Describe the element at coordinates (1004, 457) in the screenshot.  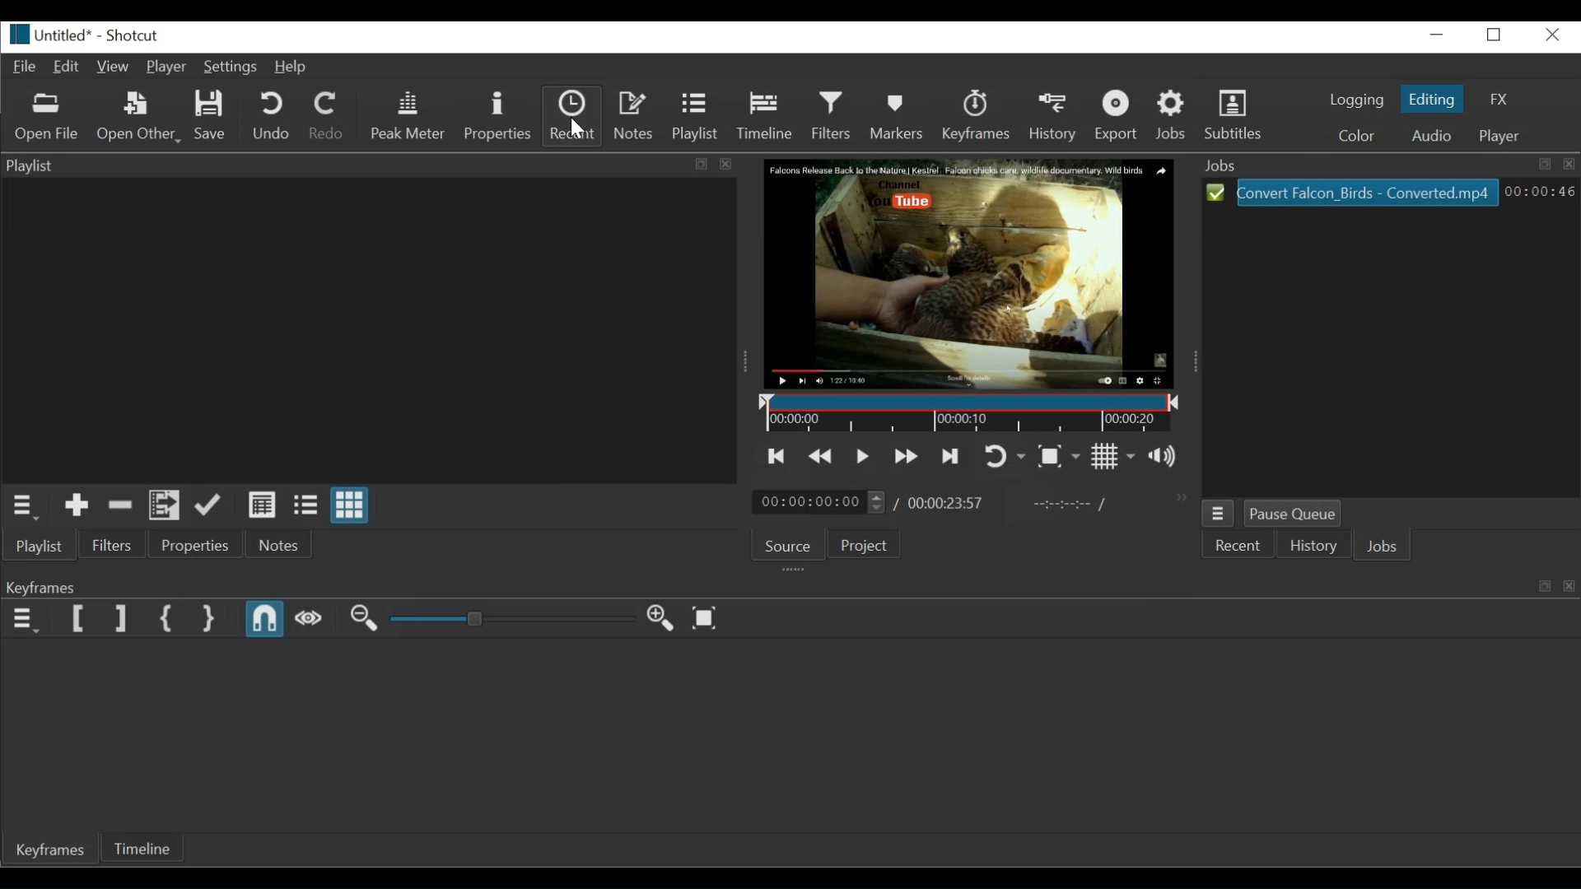
I see `Toggle player looping` at that location.